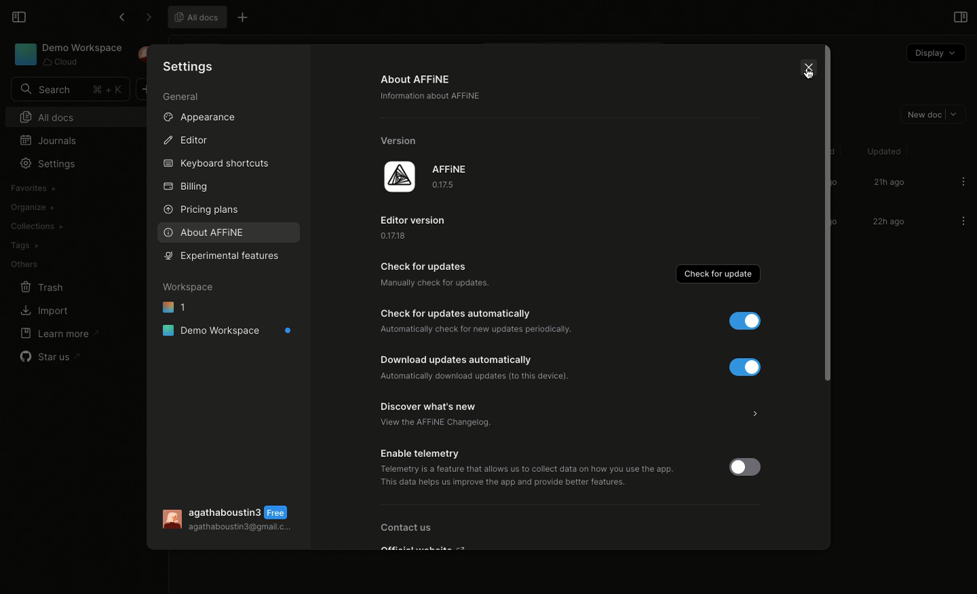 Image resolution: width=977 pixels, height=594 pixels. I want to click on About AFFINE, so click(205, 233).